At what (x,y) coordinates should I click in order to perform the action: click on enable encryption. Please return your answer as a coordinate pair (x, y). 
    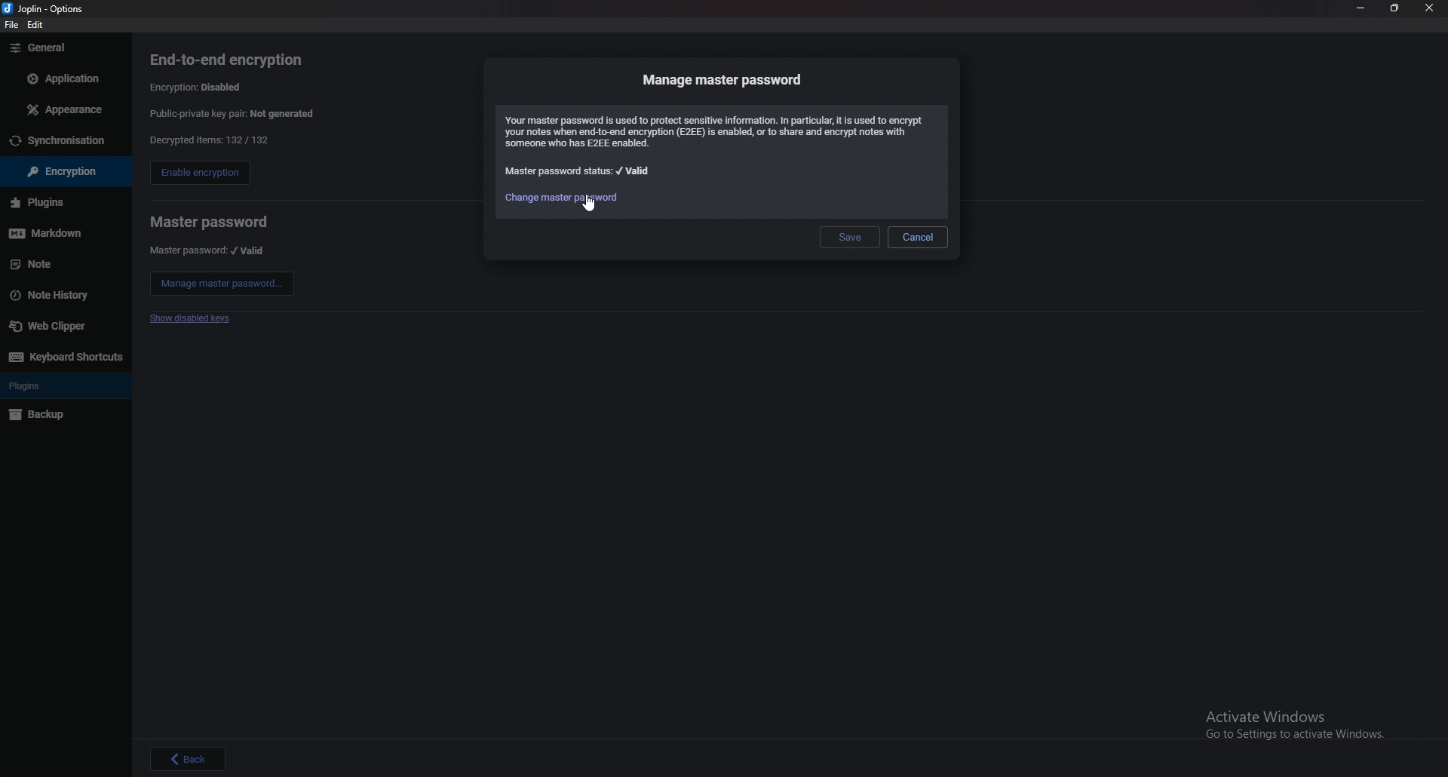
    Looking at the image, I should click on (199, 174).